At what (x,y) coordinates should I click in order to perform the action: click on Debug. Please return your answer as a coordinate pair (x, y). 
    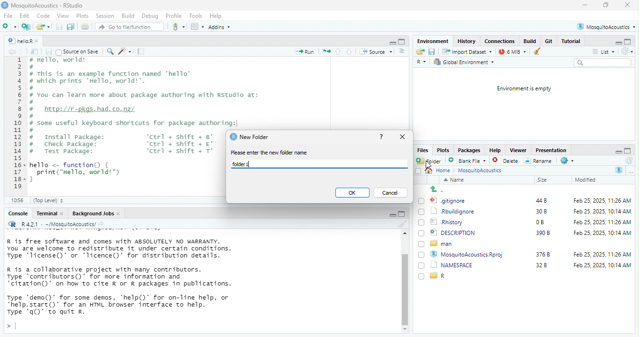
    Looking at the image, I should click on (150, 15).